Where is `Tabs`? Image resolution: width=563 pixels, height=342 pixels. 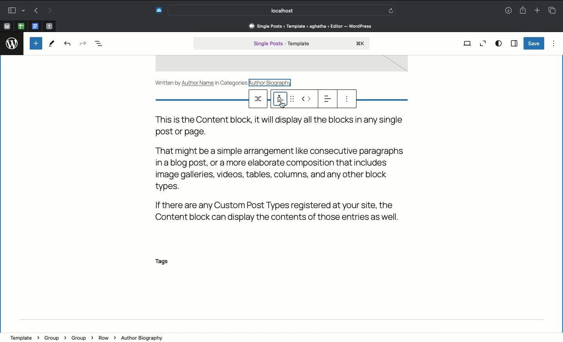
Tabs is located at coordinates (552, 10).